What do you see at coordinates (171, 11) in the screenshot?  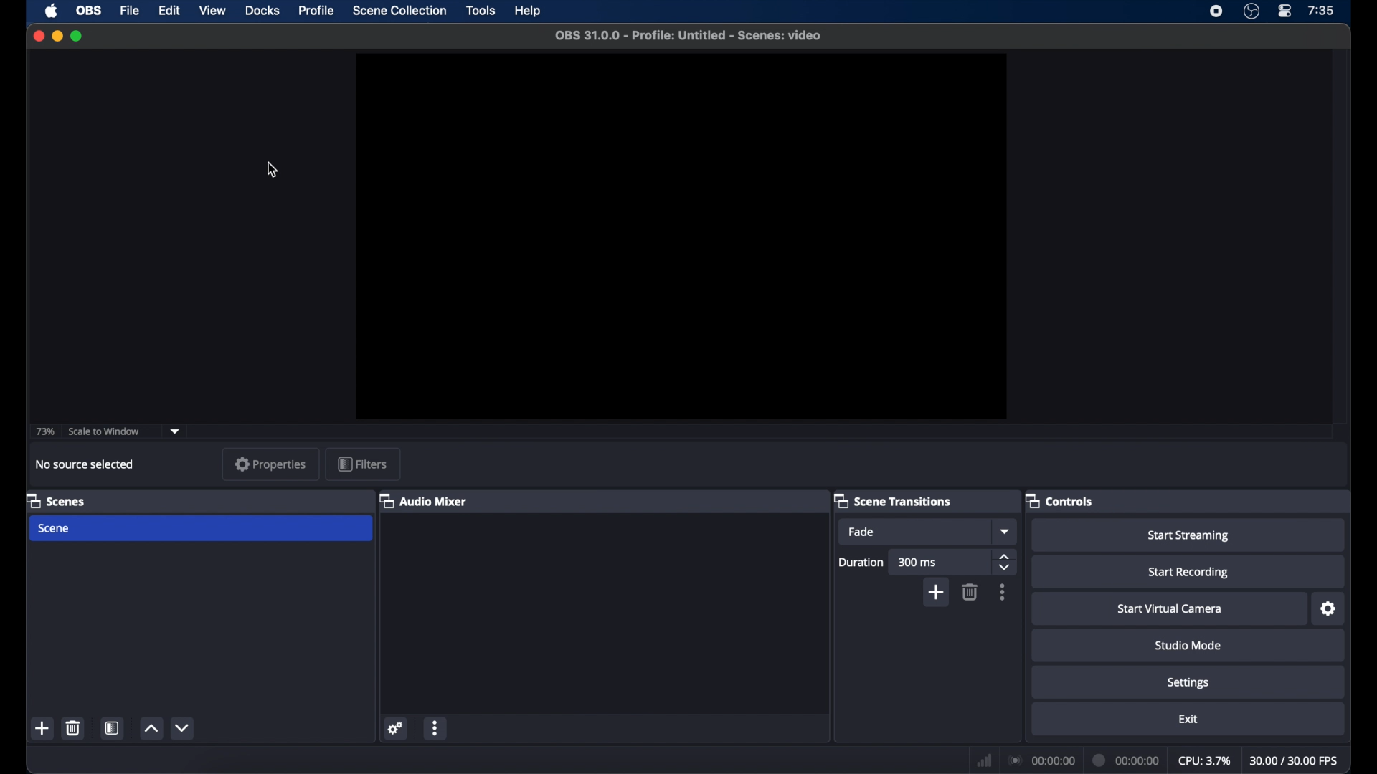 I see `edit` at bounding box center [171, 11].